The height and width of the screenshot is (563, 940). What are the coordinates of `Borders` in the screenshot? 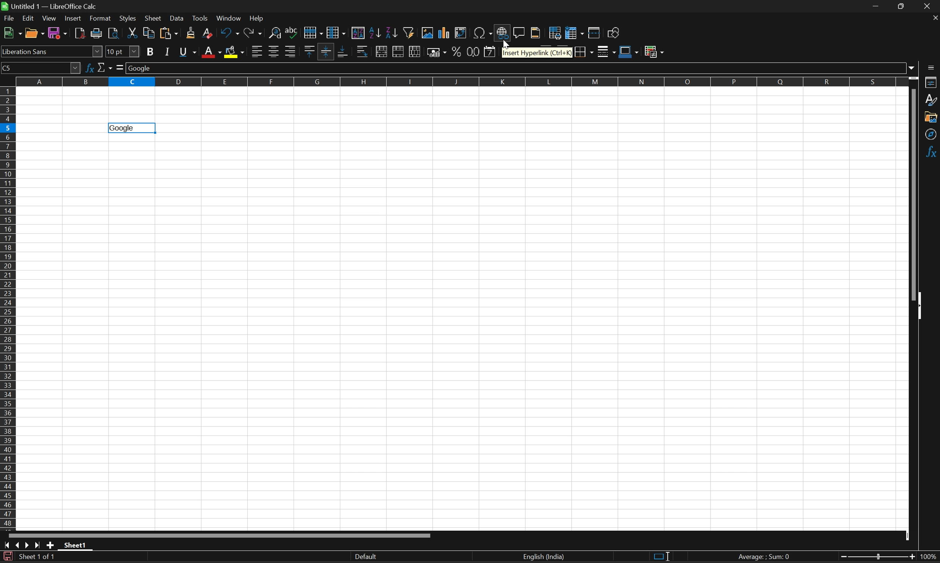 It's located at (586, 52).